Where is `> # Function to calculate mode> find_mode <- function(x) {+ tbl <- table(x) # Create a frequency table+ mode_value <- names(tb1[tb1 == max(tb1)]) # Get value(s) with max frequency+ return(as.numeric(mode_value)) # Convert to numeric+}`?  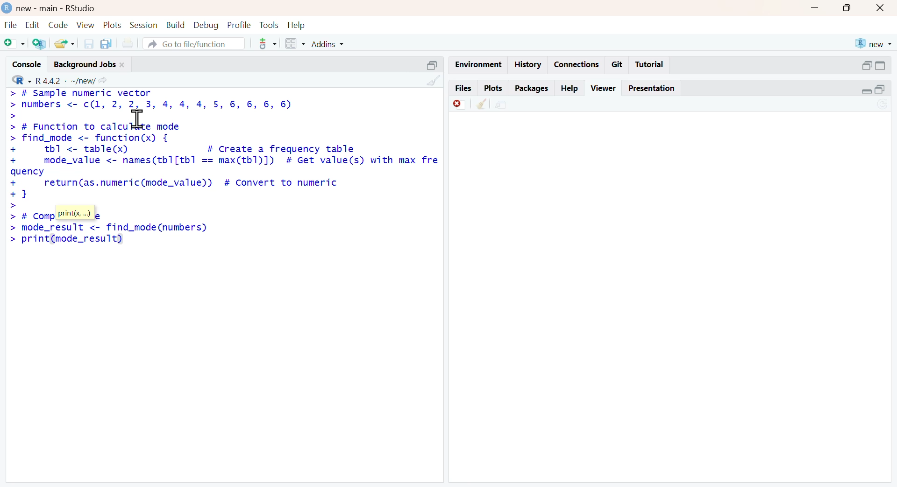 > # Function to calculate mode> find_mode <- function(x) {+ tbl <- table(x) # Create a frequency table+ mode_value <- names(tb1[tb1 == max(tb1)]) # Get value(s) with max frequency+ return(as.numeric(mode_value)) # Convert to numeric+} is located at coordinates (224, 161).